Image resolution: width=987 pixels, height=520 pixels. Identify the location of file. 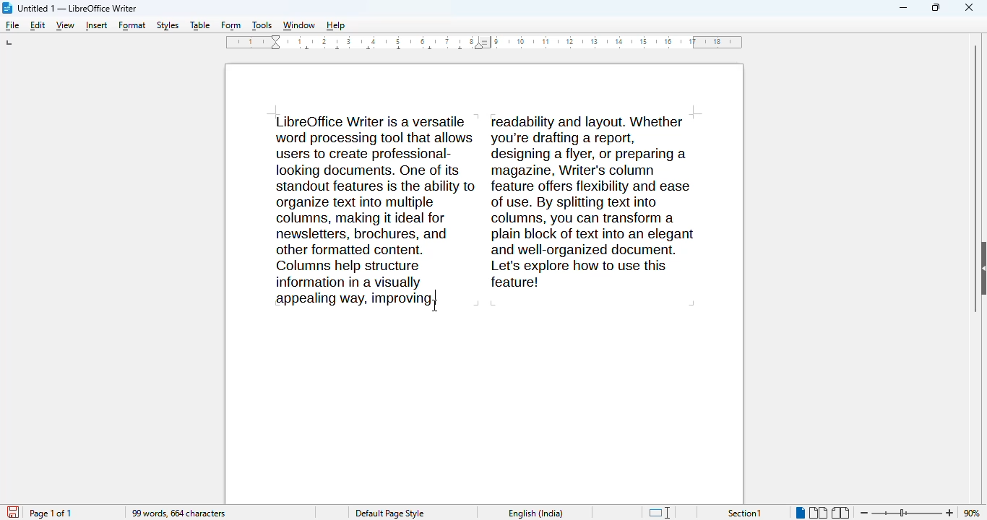
(12, 25).